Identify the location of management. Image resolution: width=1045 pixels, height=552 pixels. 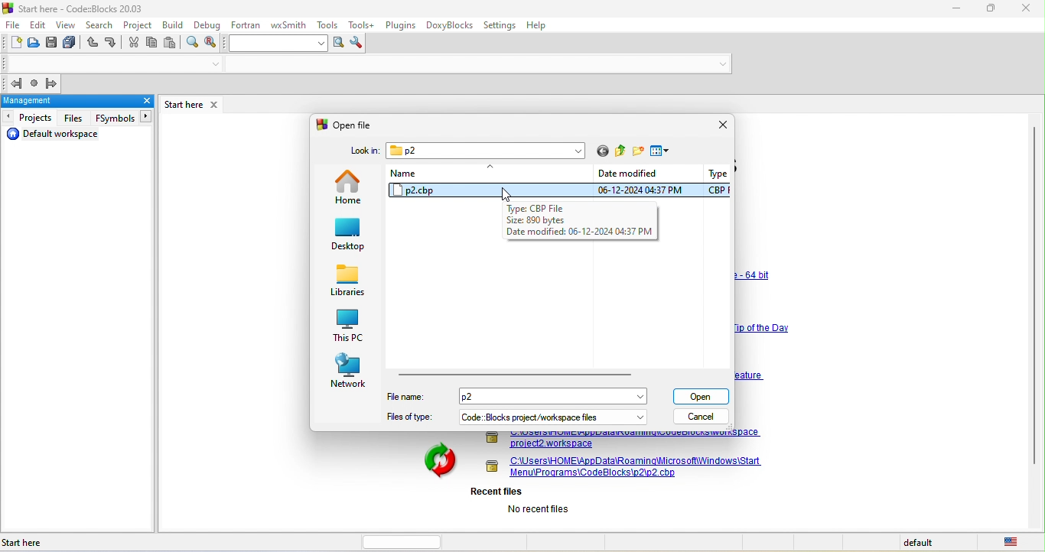
(63, 101).